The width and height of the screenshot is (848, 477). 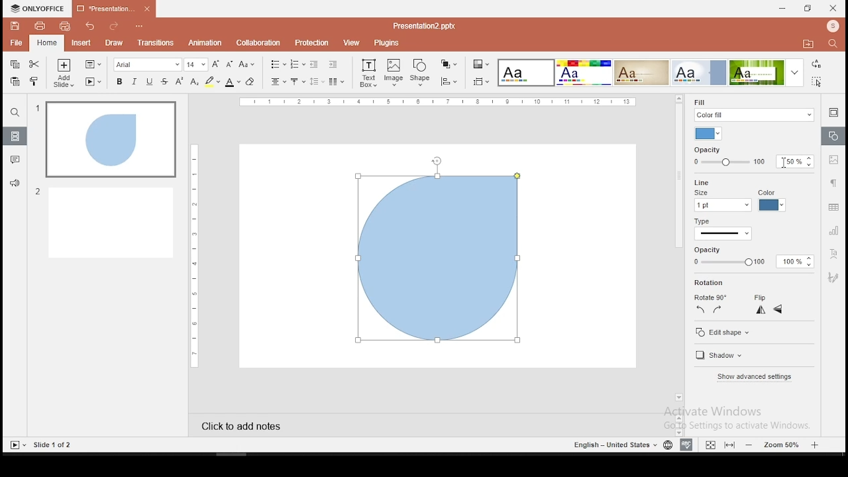 What do you see at coordinates (111, 140) in the screenshot?
I see `slide 1` at bounding box center [111, 140].